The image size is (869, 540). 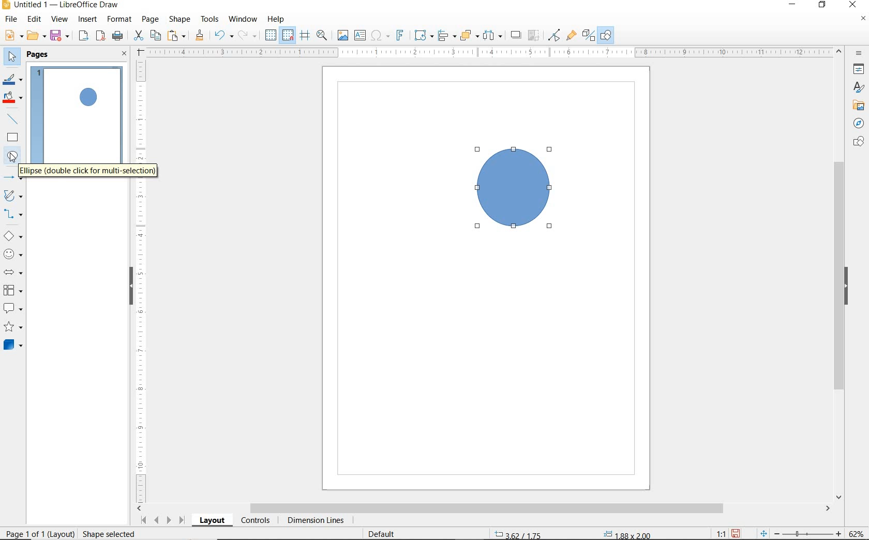 I want to click on CURVES AND POLYGONS, so click(x=12, y=197).